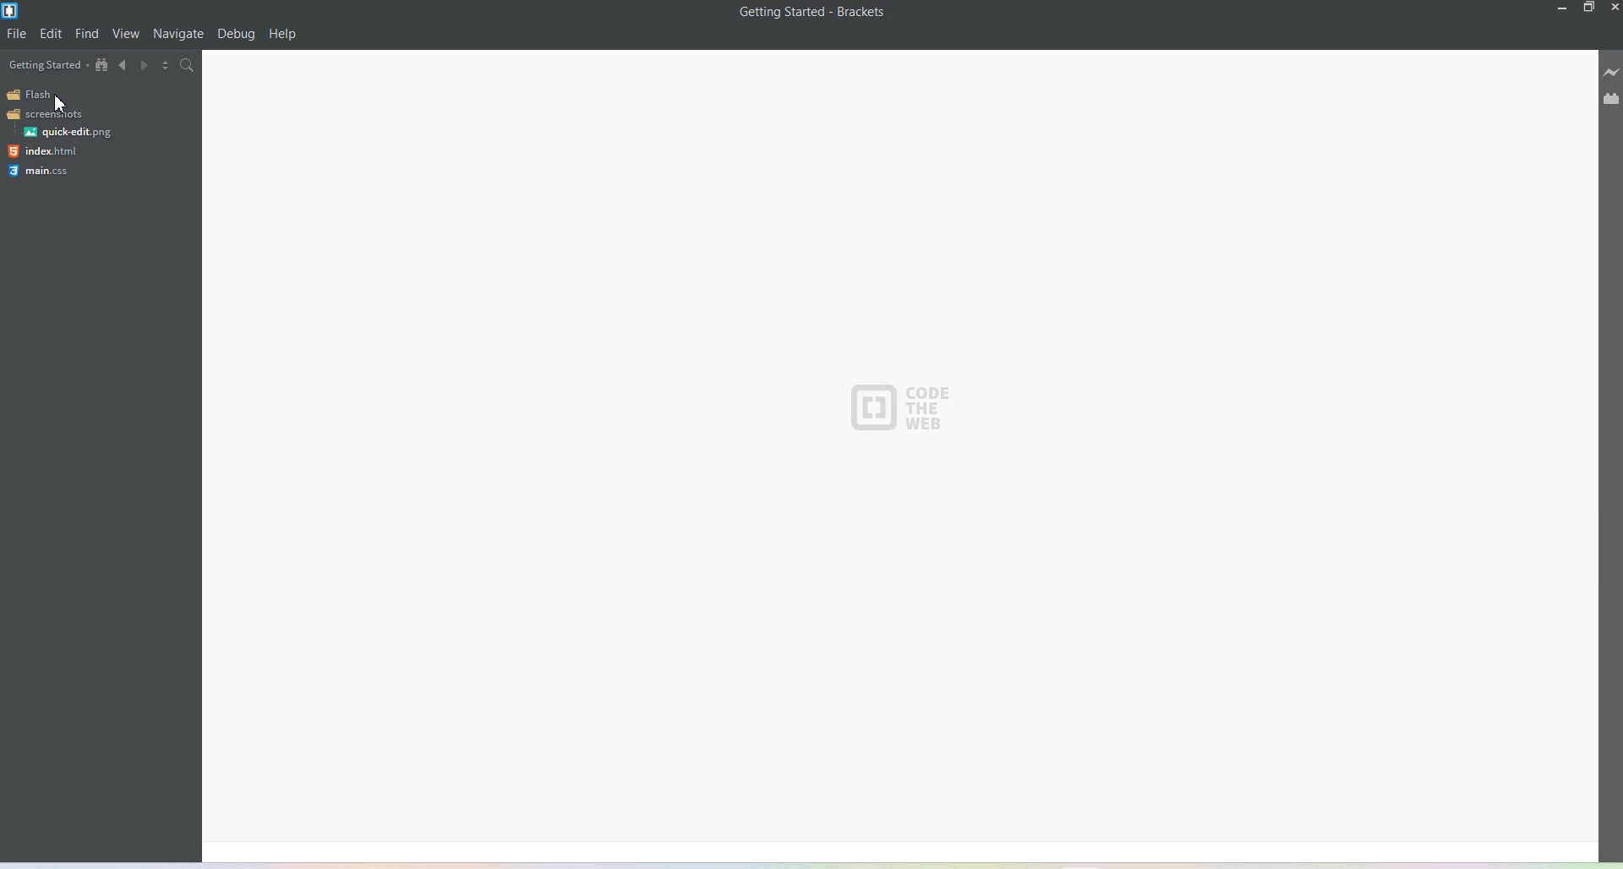  What do you see at coordinates (46, 61) in the screenshot?
I see `Getting Started` at bounding box center [46, 61].